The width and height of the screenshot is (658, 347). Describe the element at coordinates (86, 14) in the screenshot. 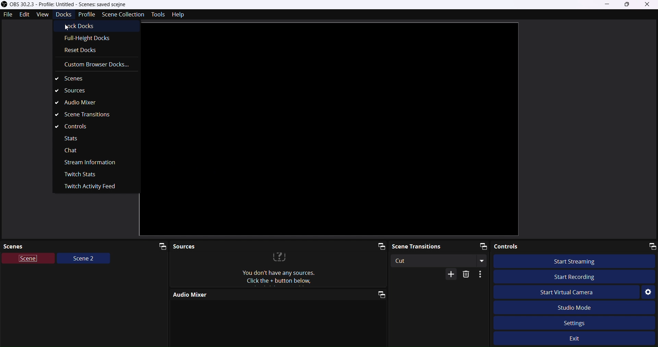

I see `Profile` at that location.